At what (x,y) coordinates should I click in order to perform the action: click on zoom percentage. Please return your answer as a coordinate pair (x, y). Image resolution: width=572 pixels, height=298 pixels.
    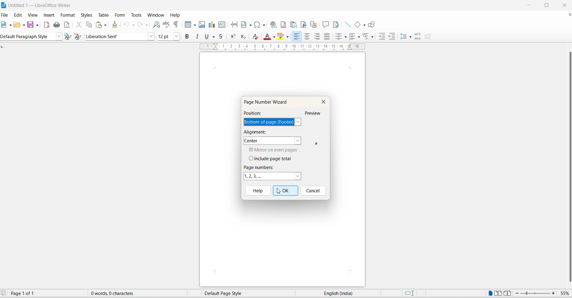
    Looking at the image, I should click on (564, 293).